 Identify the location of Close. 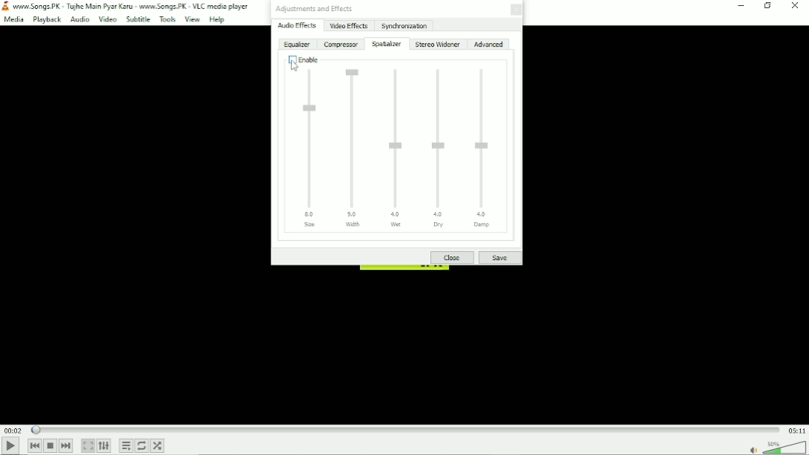
(453, 258).